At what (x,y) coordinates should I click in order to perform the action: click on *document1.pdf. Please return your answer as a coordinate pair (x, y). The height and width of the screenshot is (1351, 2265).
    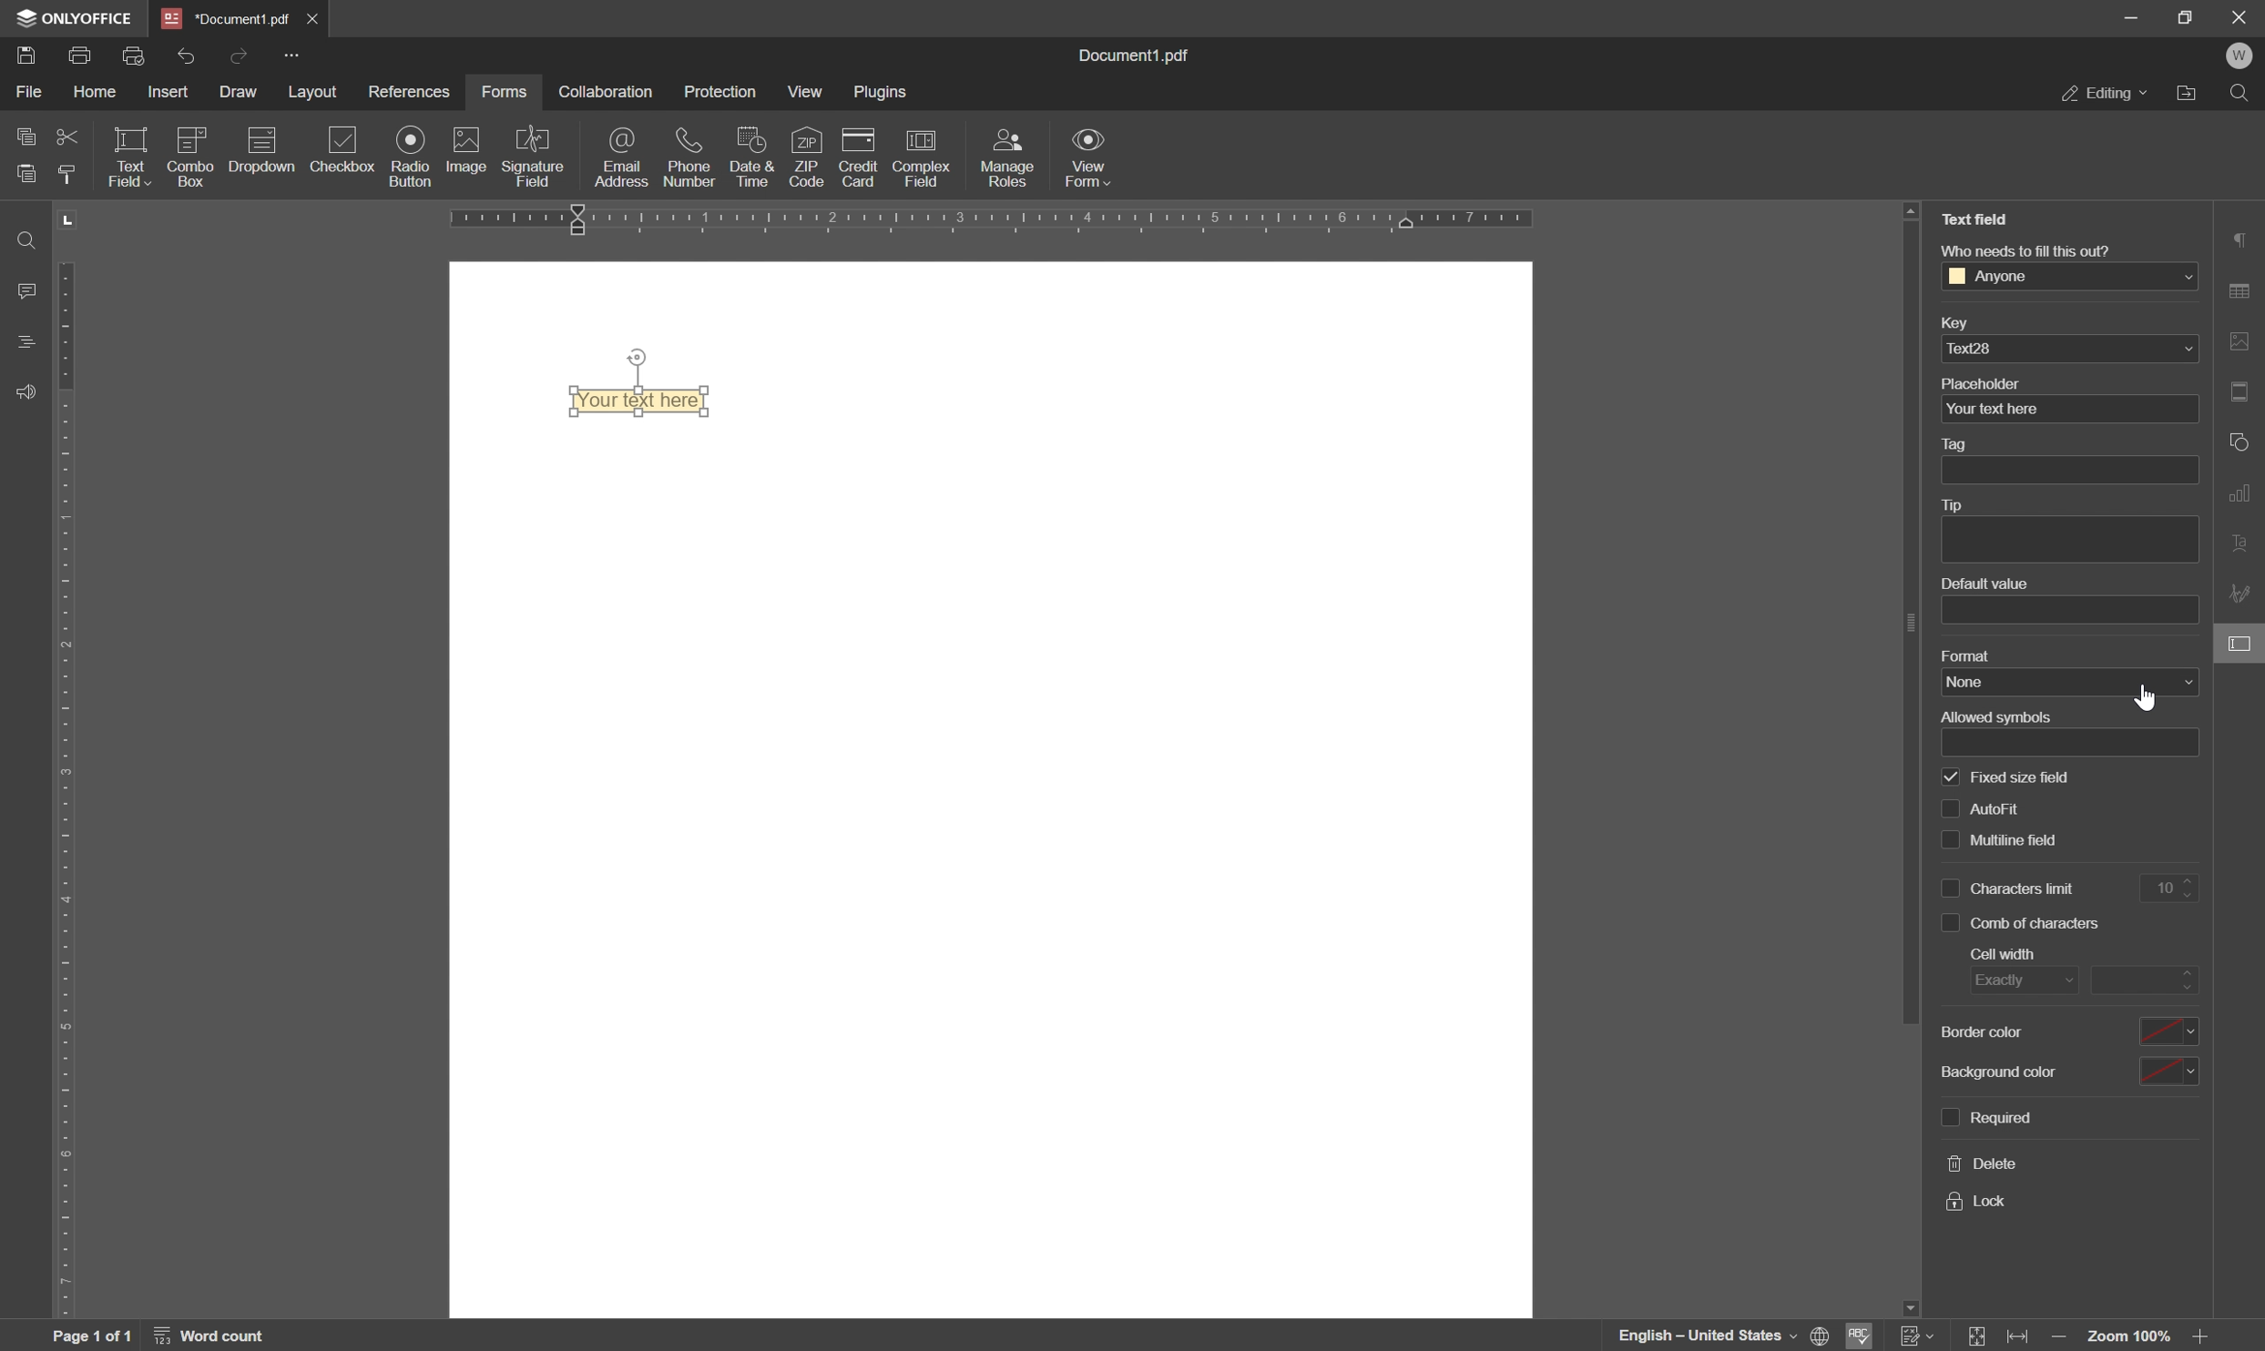
    Looking at the image, I should click on (223, 16).